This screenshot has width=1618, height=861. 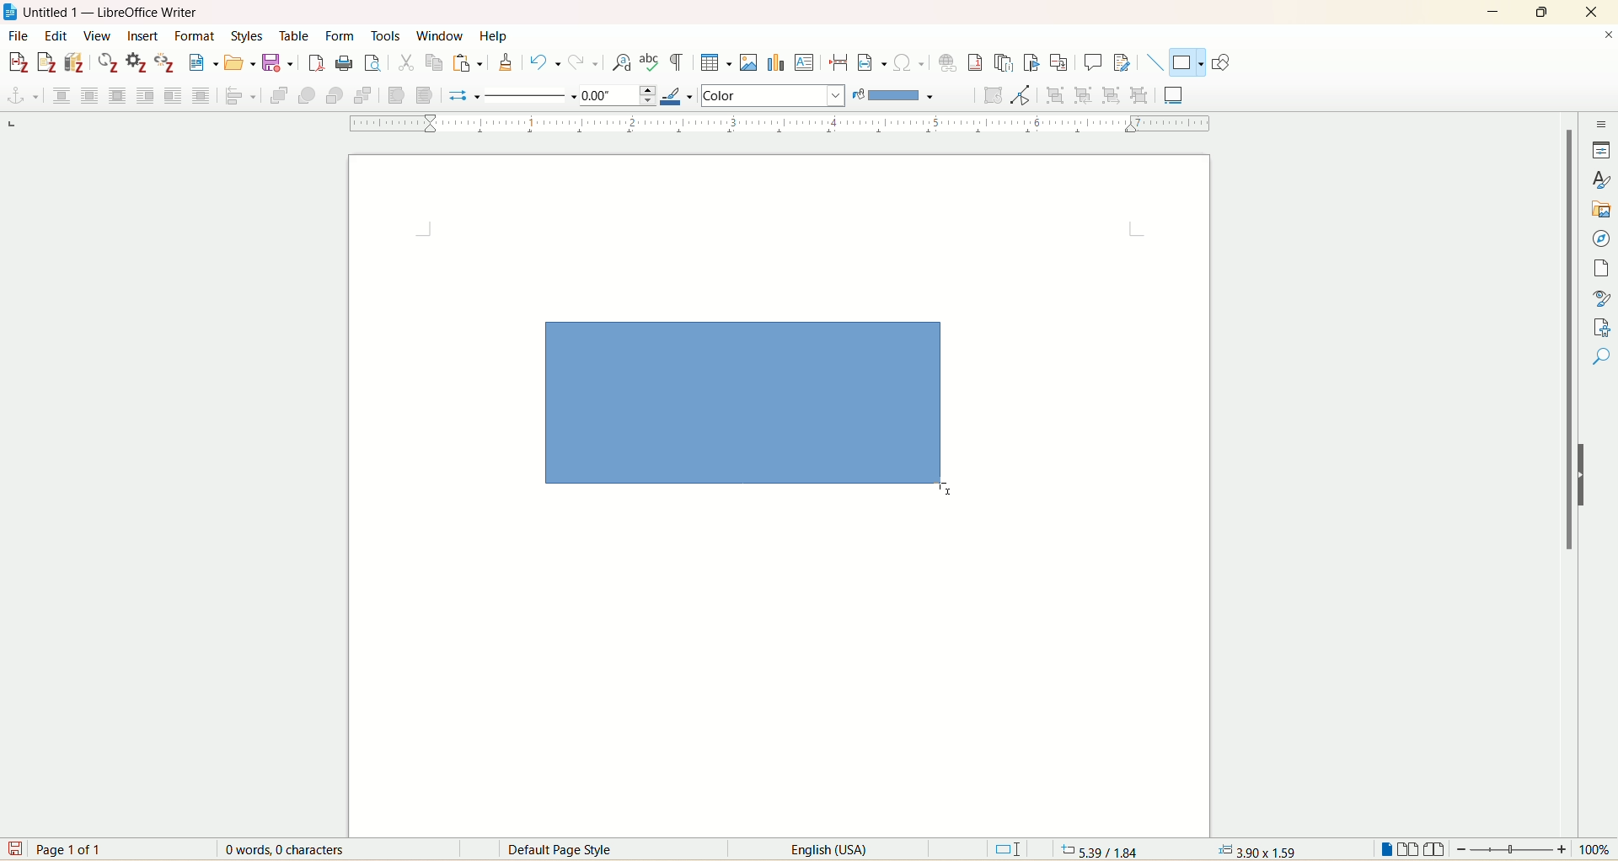 What do you see at coordinates (13, 848) in the screenshot?
I see `save` at bounding box center [13, 848].